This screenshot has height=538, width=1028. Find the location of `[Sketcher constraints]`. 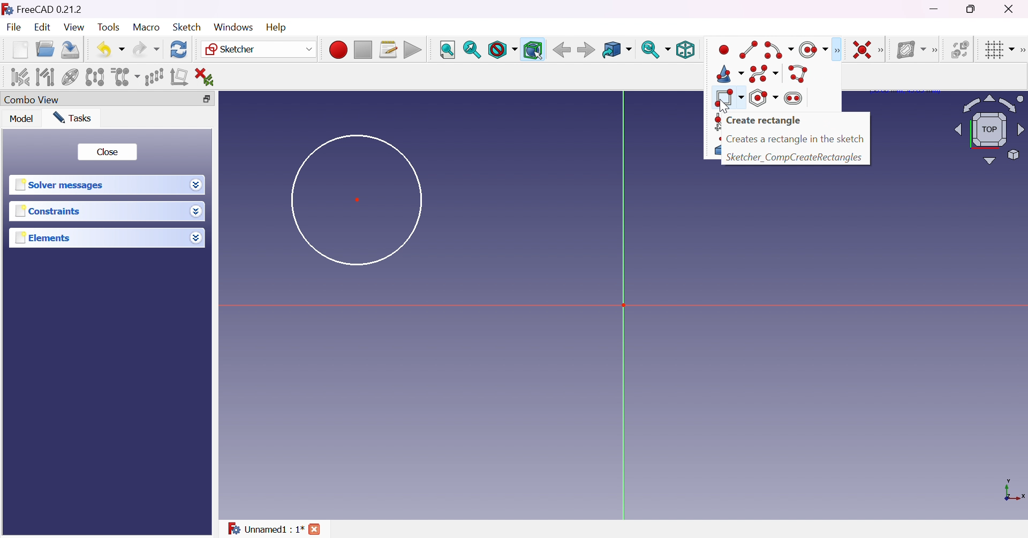

[Sketcher constraints] is located at coordinates (883, 51).